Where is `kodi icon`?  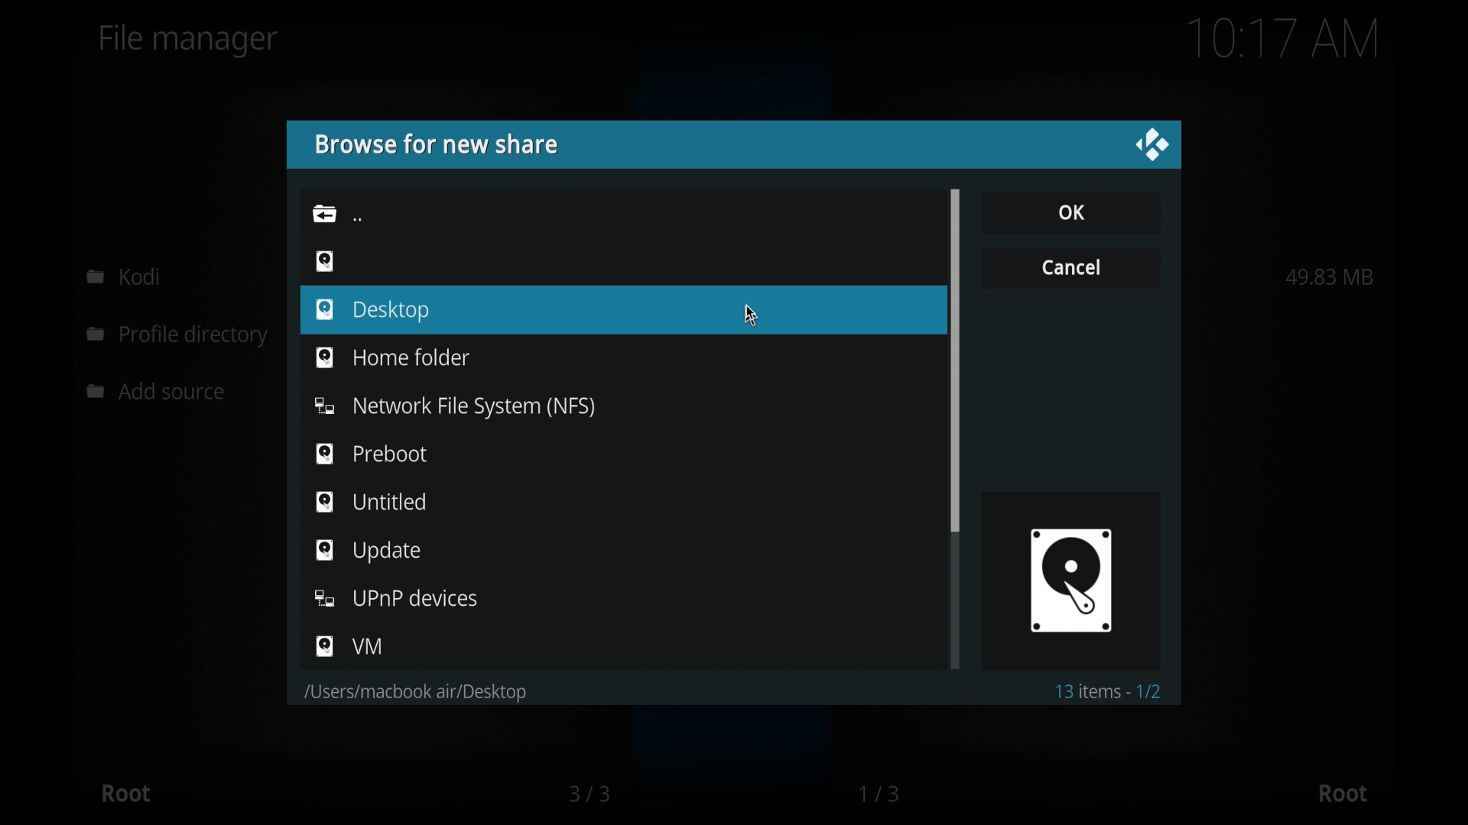 kodi icon is located at coordinates (1070, 579).